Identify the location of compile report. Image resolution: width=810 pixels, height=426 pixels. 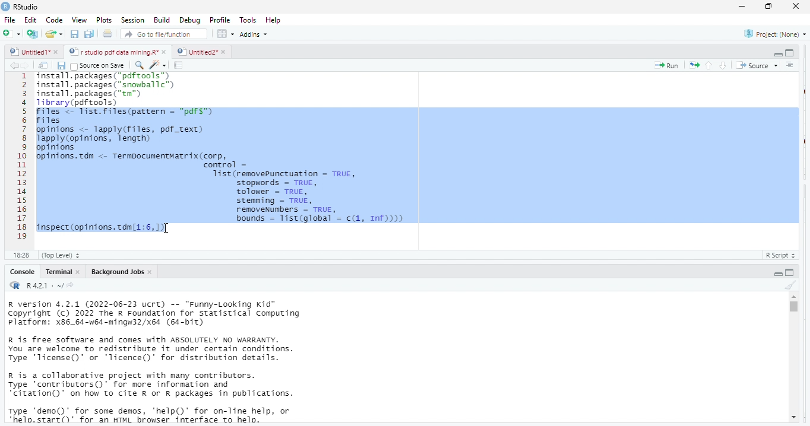
(180, 65).